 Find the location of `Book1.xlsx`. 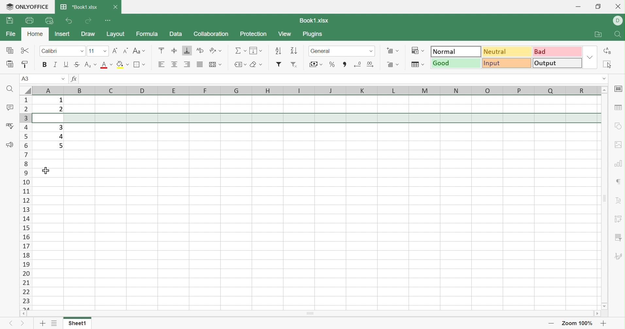

Book1.xlsx is located at coordinates (316, 20).